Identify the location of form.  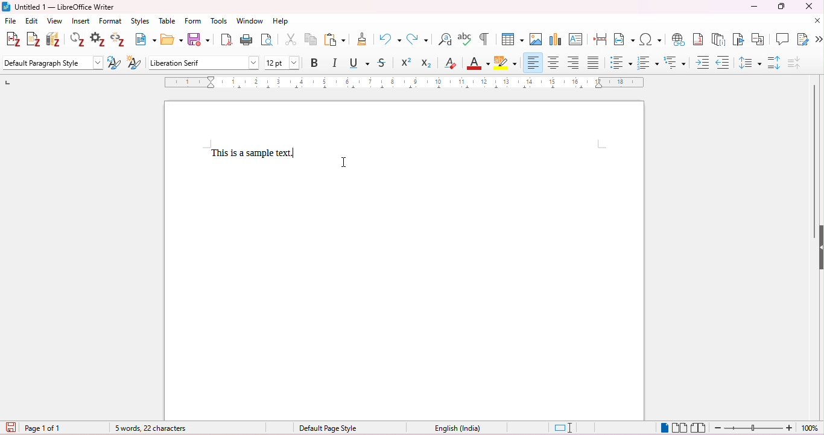
(194, 22).